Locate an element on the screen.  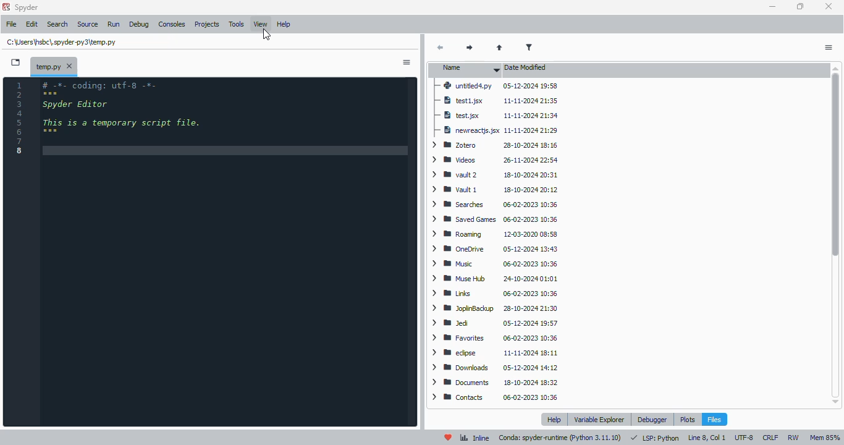
projects is located at coordinates (208, 24).